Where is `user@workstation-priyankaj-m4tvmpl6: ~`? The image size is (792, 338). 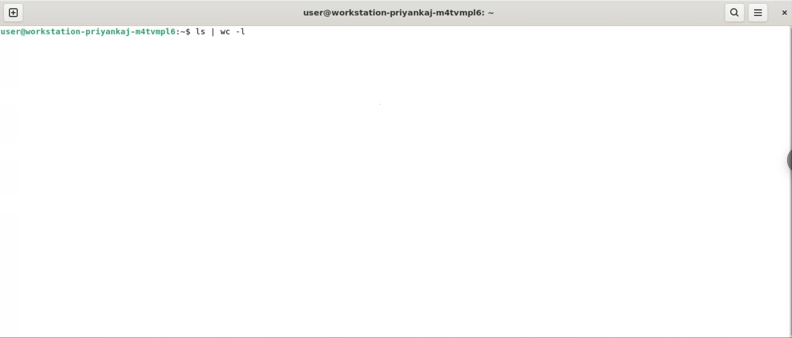 user@workstation-priyankaj-m4tvmpl6: ~ is located at coordinates (398, 12).